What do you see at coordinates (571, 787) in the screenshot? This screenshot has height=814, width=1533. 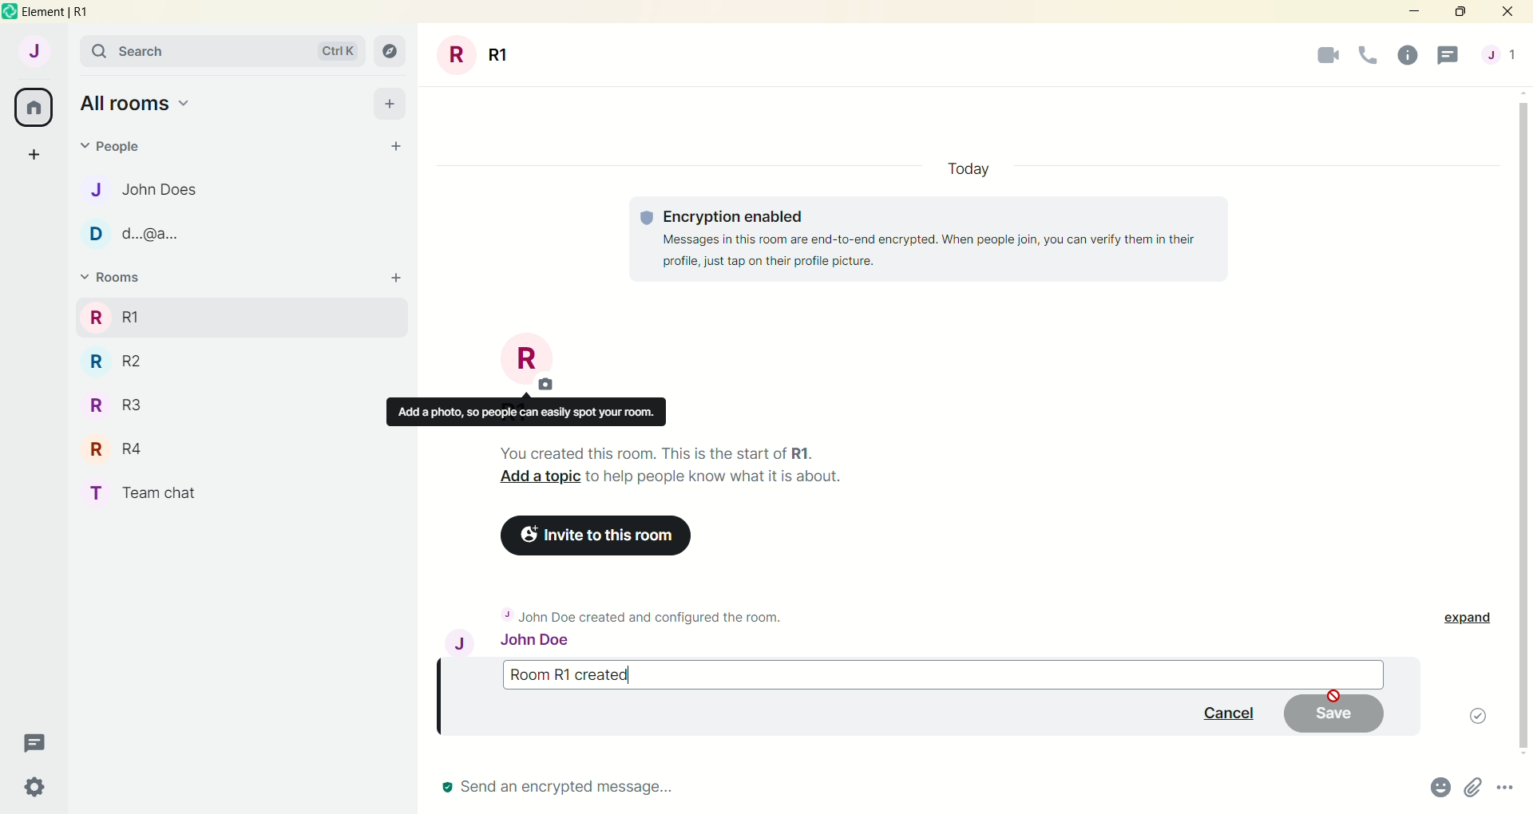 I see `send message` at bounding box center [571, 787].